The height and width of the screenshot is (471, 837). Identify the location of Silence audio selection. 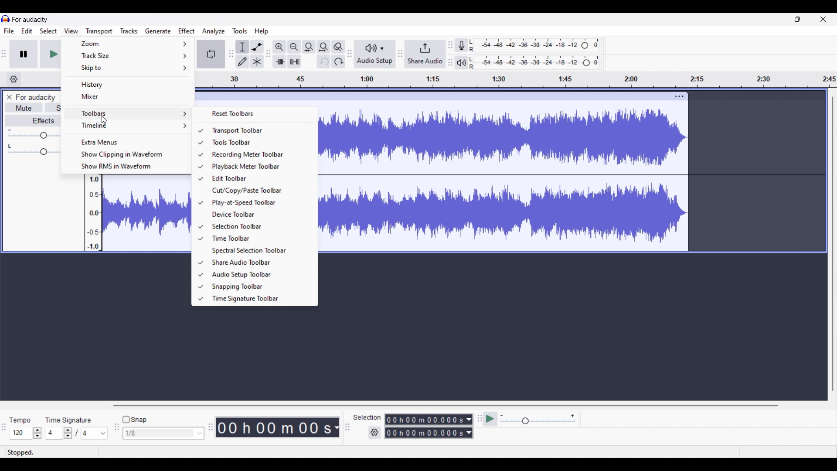
(294, 61).